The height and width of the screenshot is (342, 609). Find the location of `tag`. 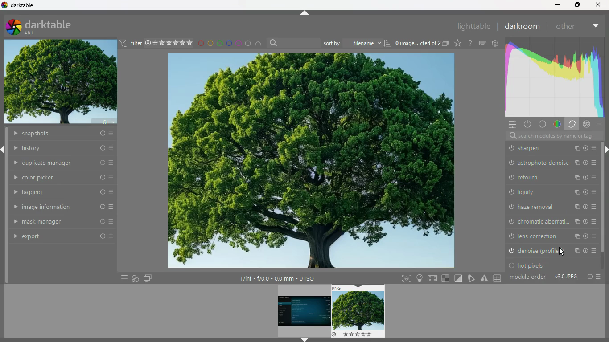

tag is located at coordinates (471, 278).